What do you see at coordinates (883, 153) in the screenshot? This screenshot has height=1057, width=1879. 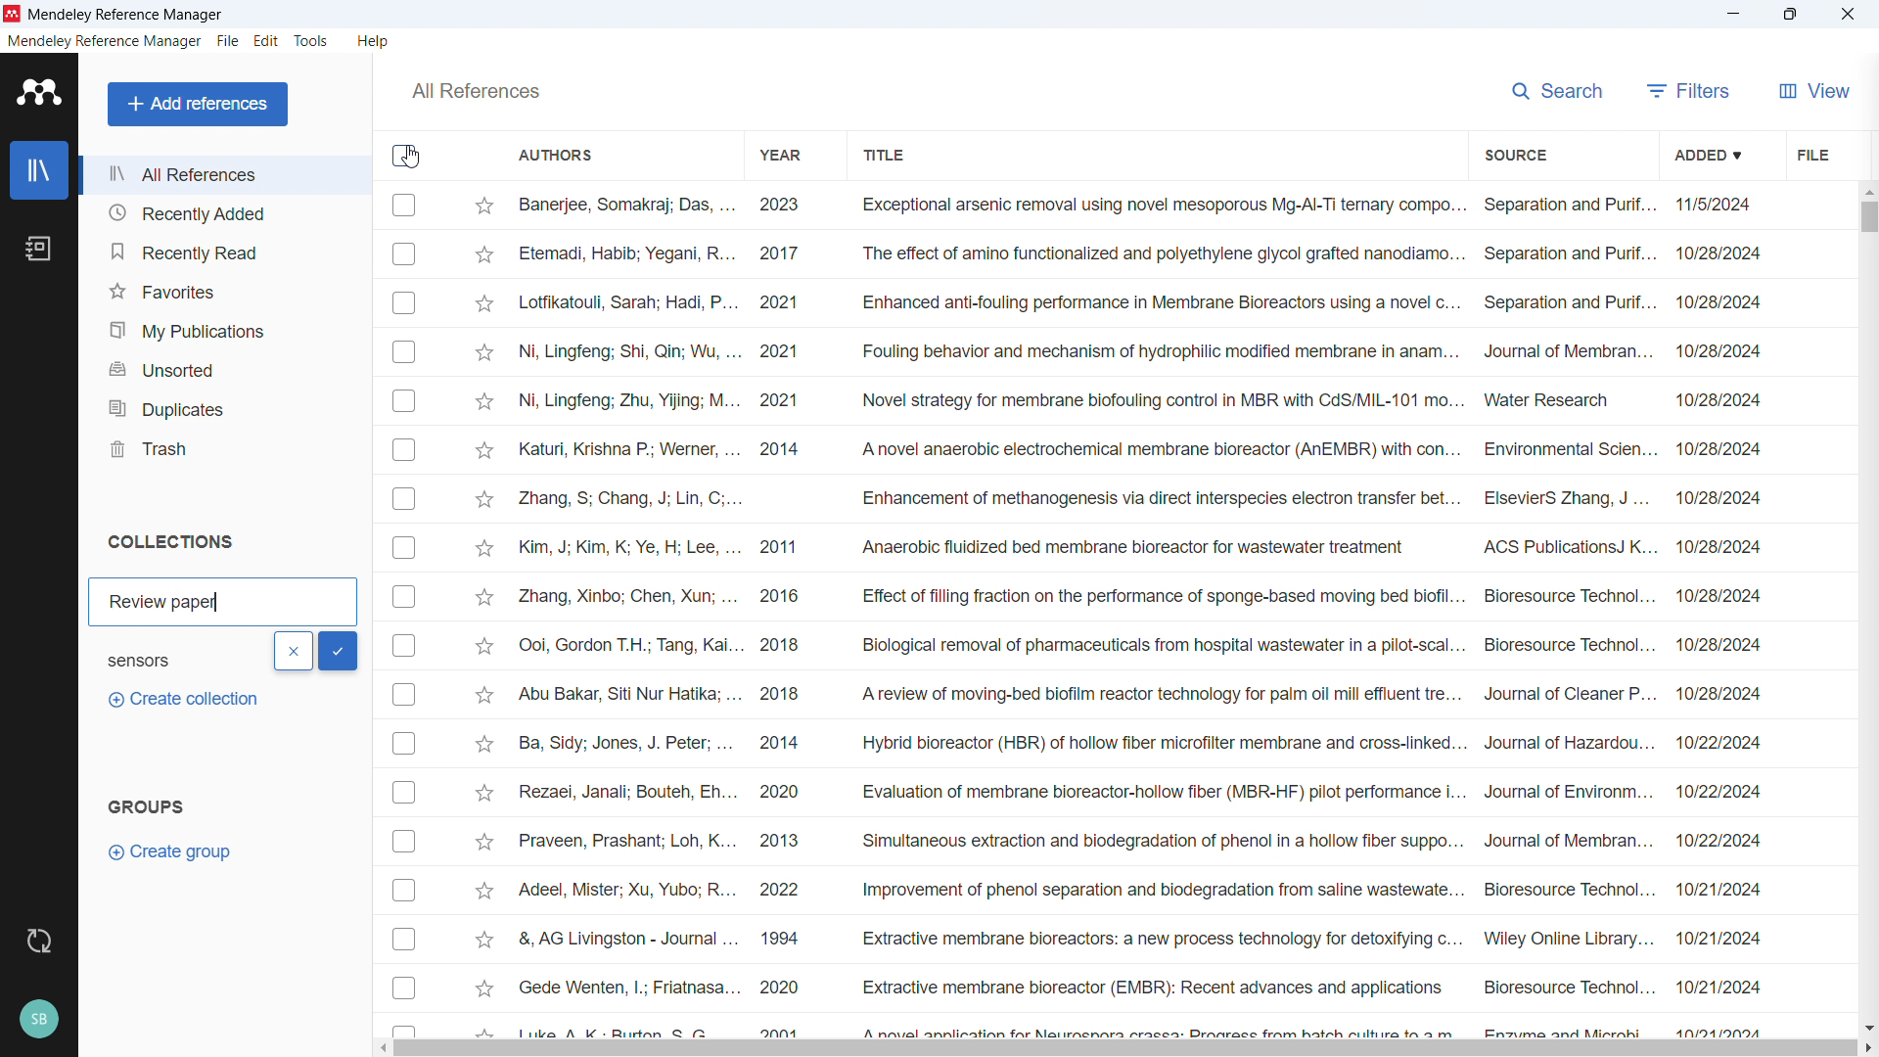 I see `Title` at bounding box center [883, 153].